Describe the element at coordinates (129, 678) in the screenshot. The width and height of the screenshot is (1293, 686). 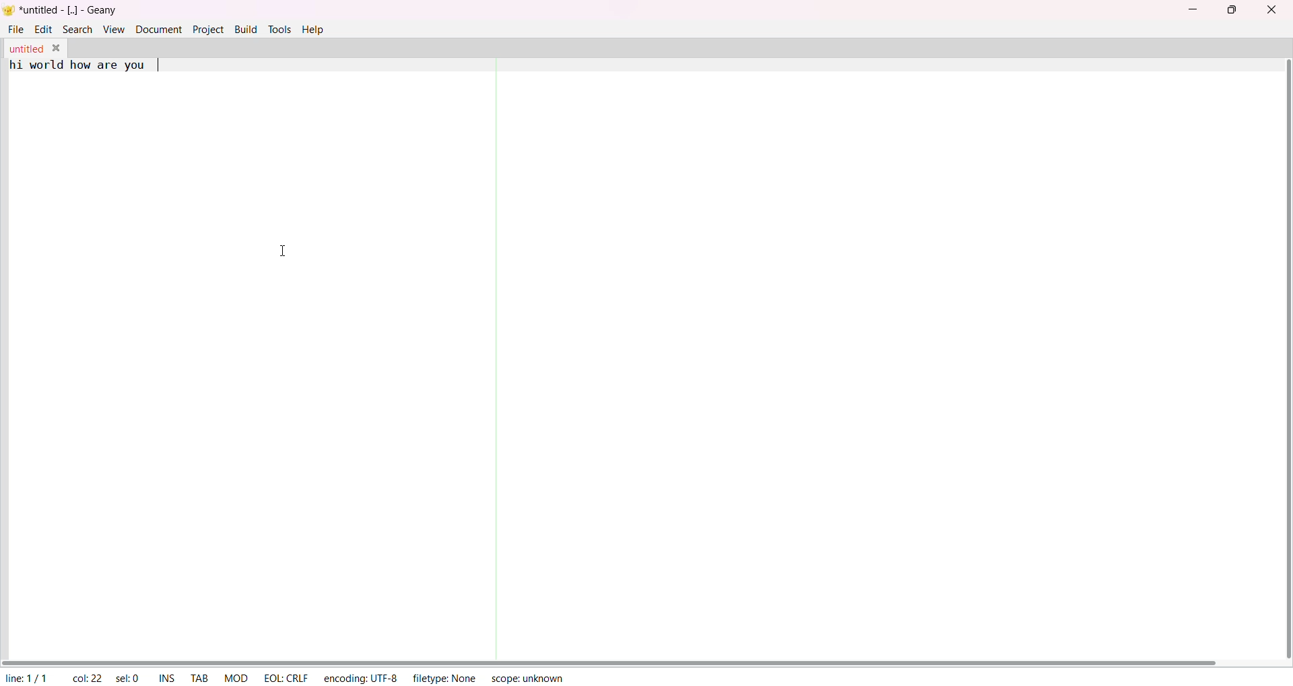
I see `sel: 0` at that location.